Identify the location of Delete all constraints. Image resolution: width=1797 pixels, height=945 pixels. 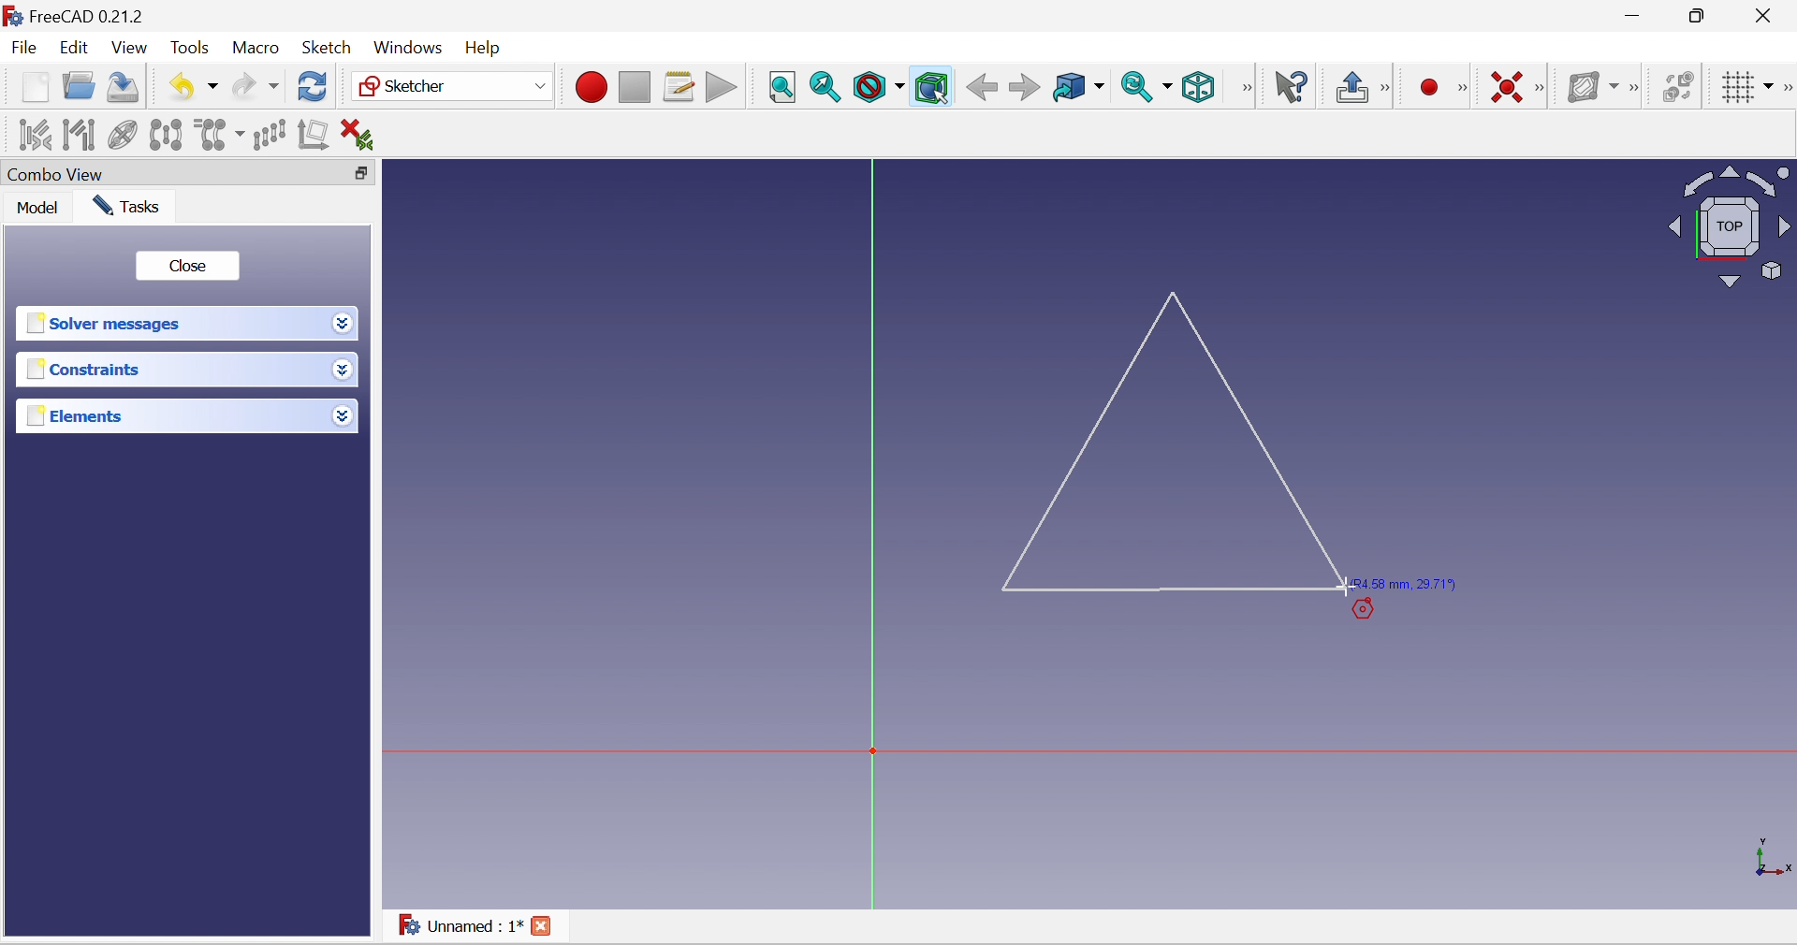
(358, 137).